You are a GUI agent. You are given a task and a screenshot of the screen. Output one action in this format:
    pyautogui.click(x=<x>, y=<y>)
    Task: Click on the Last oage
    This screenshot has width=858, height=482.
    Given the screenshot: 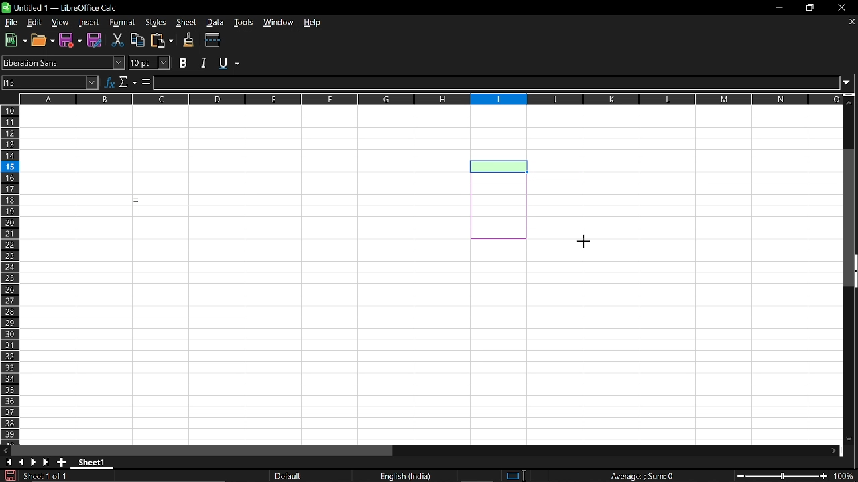 What is the action you would take?
    pyautogui.click(x=47, y=463)
    